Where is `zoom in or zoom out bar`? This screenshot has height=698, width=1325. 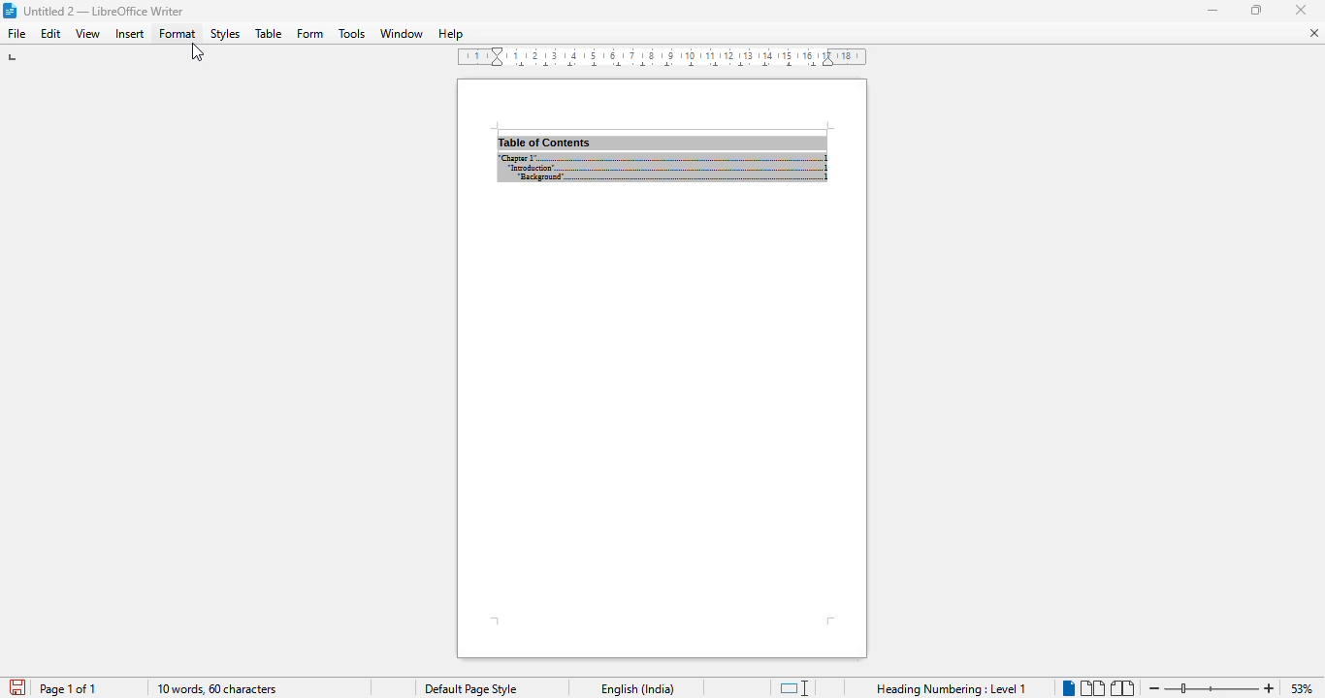 zoom in or zoom out bar is located at coordinates (1212, 687).